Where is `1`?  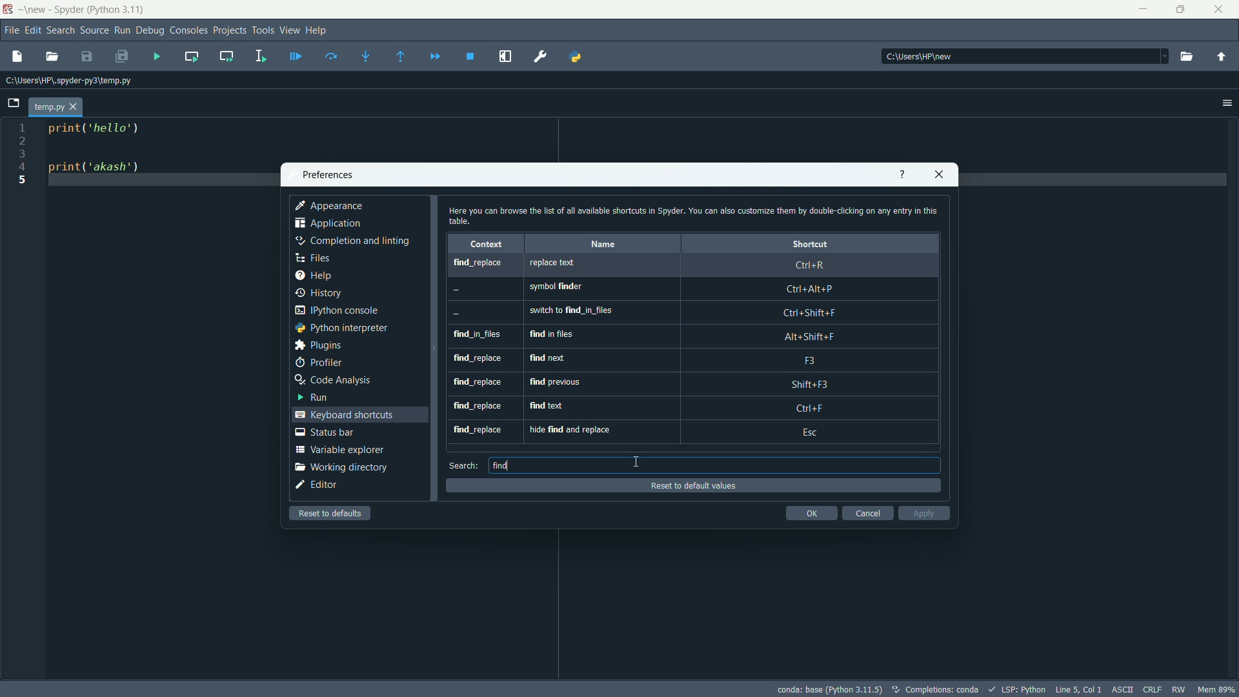
1 is located at coordinates (25, 126).